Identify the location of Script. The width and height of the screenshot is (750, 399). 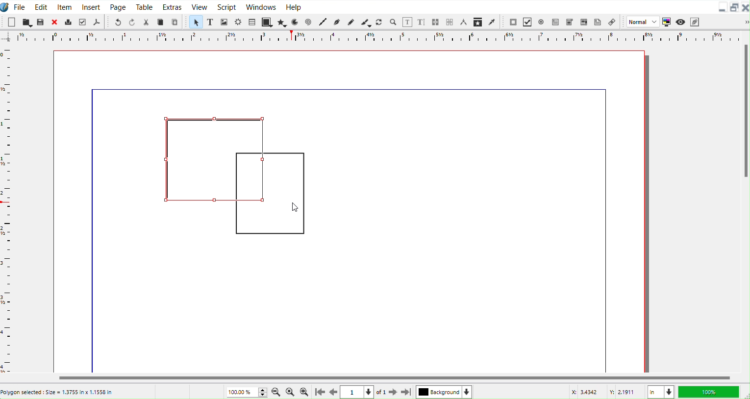
(227, 6).